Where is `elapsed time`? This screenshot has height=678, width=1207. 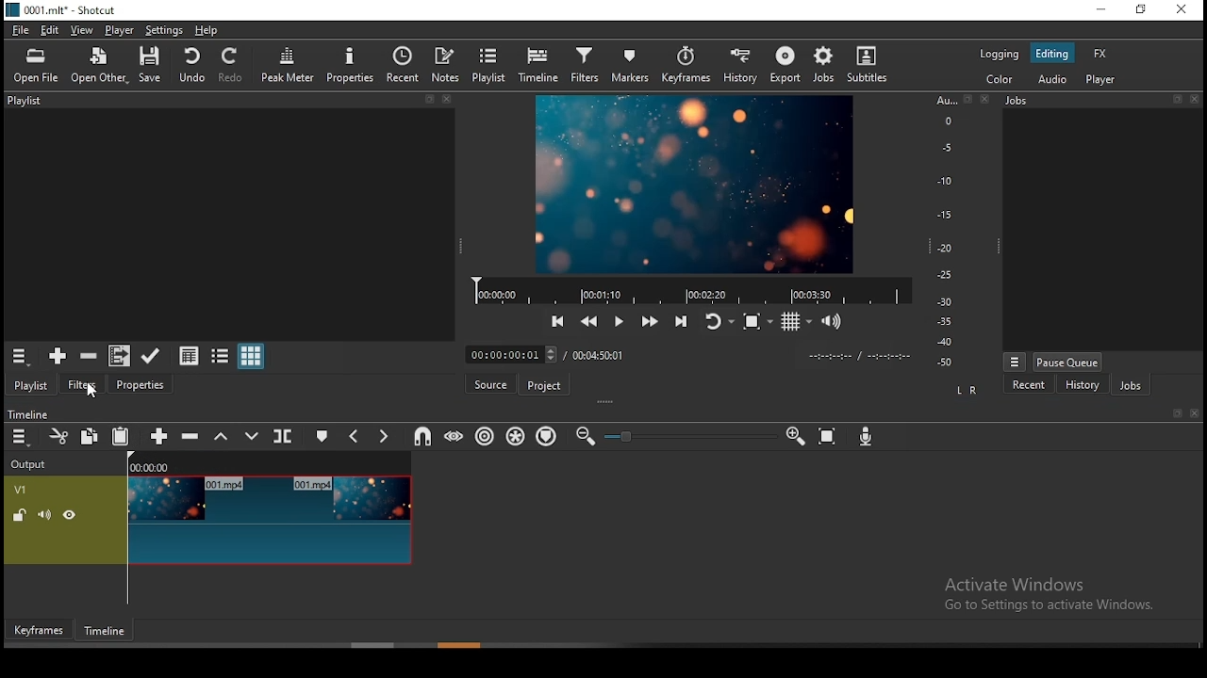
elapsed time is located at coordinates (512, 354).